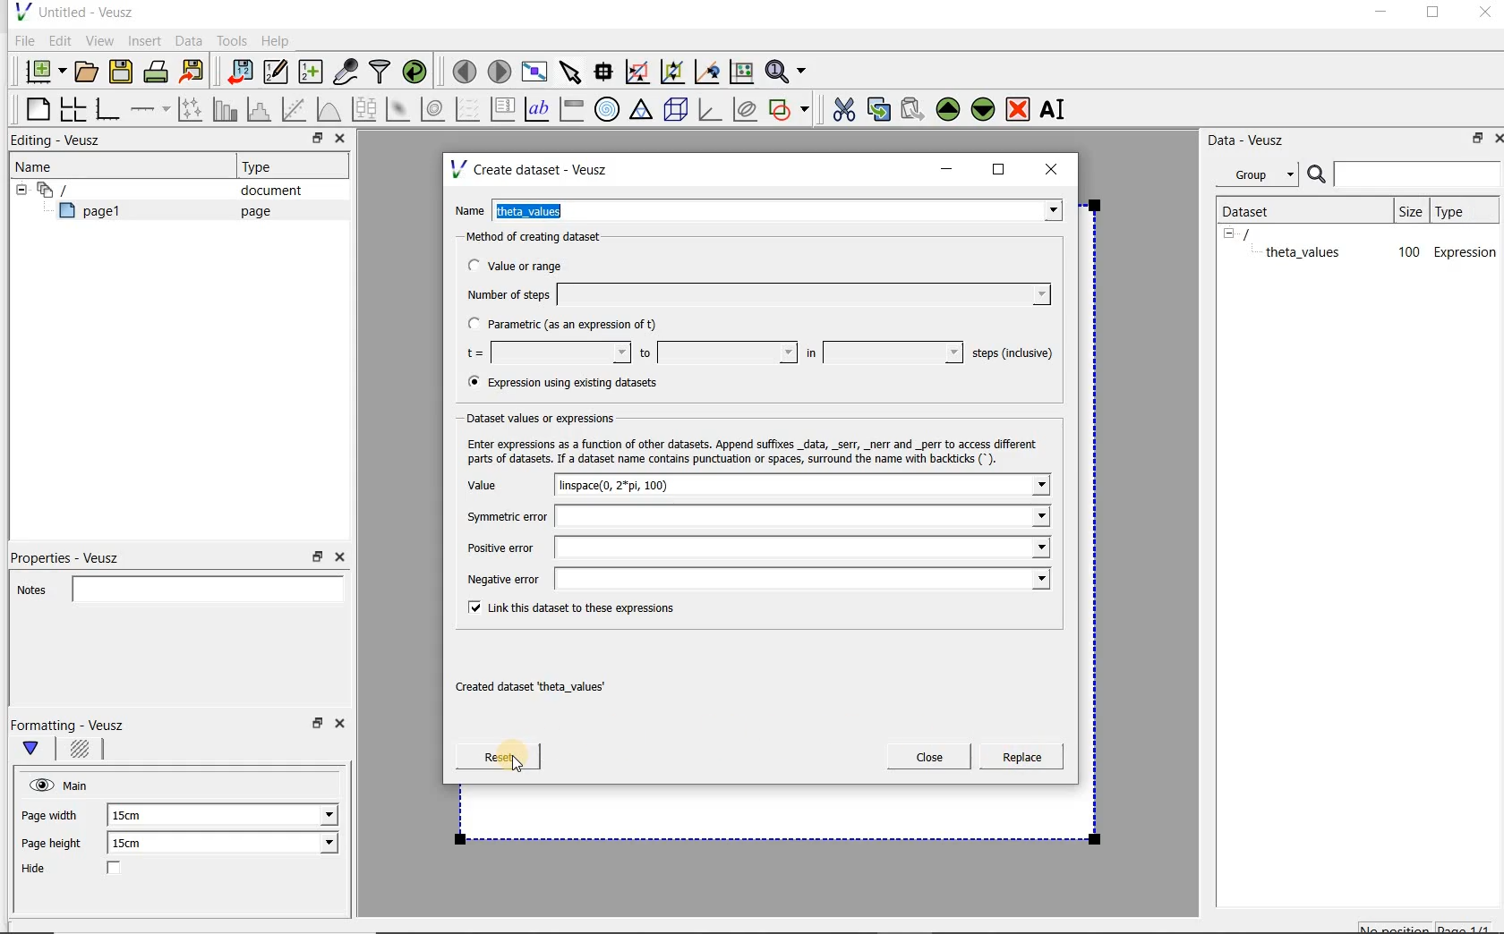  Describe the element at coordinates (1255, 209) in the screenshot. I see `Dataset` at that location.